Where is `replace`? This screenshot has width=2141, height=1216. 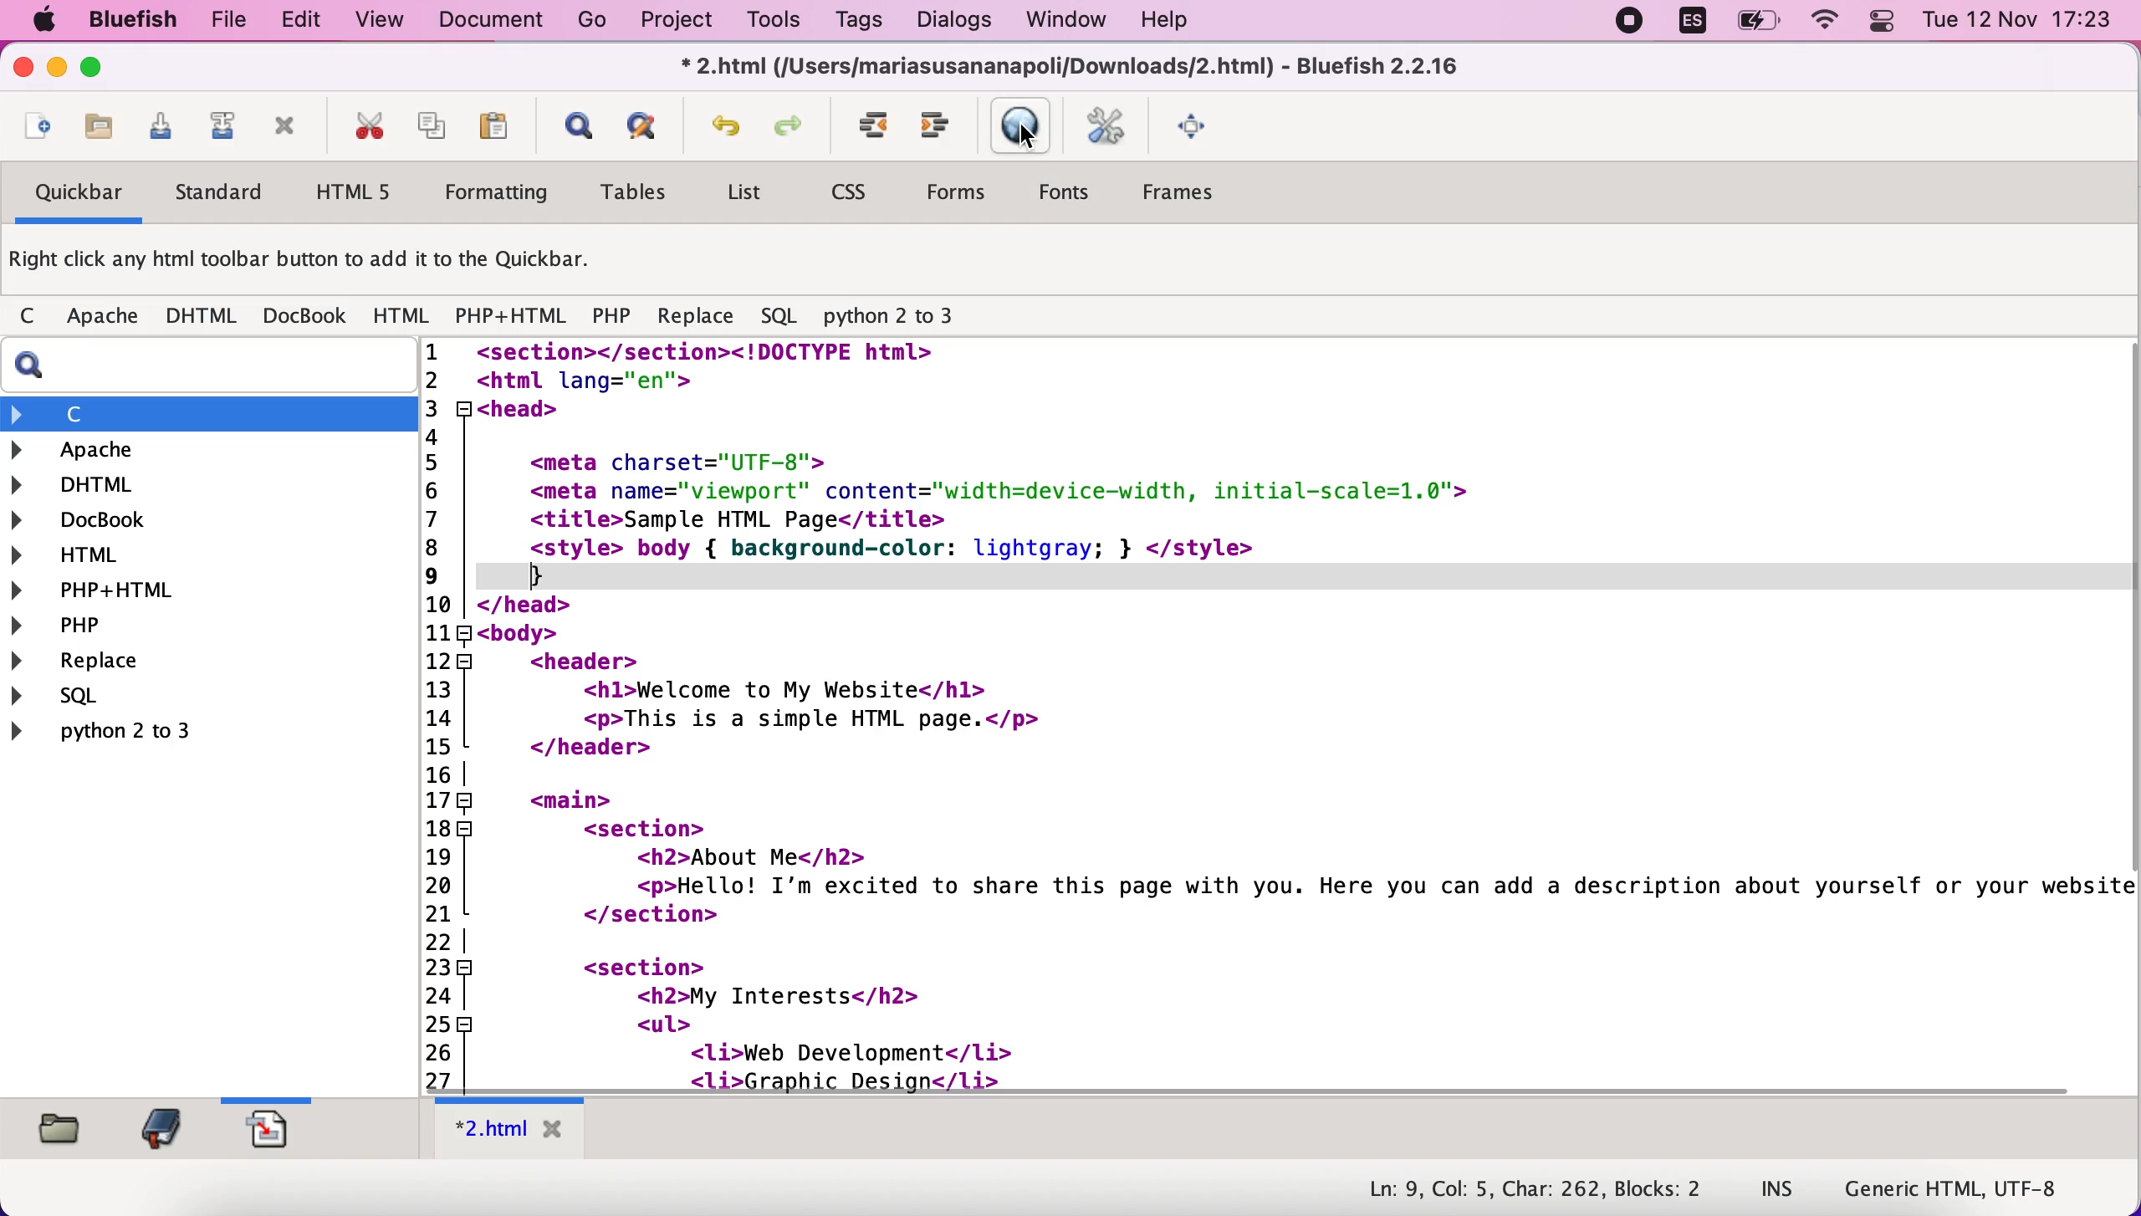
replace is located at coordinates (145, 662).